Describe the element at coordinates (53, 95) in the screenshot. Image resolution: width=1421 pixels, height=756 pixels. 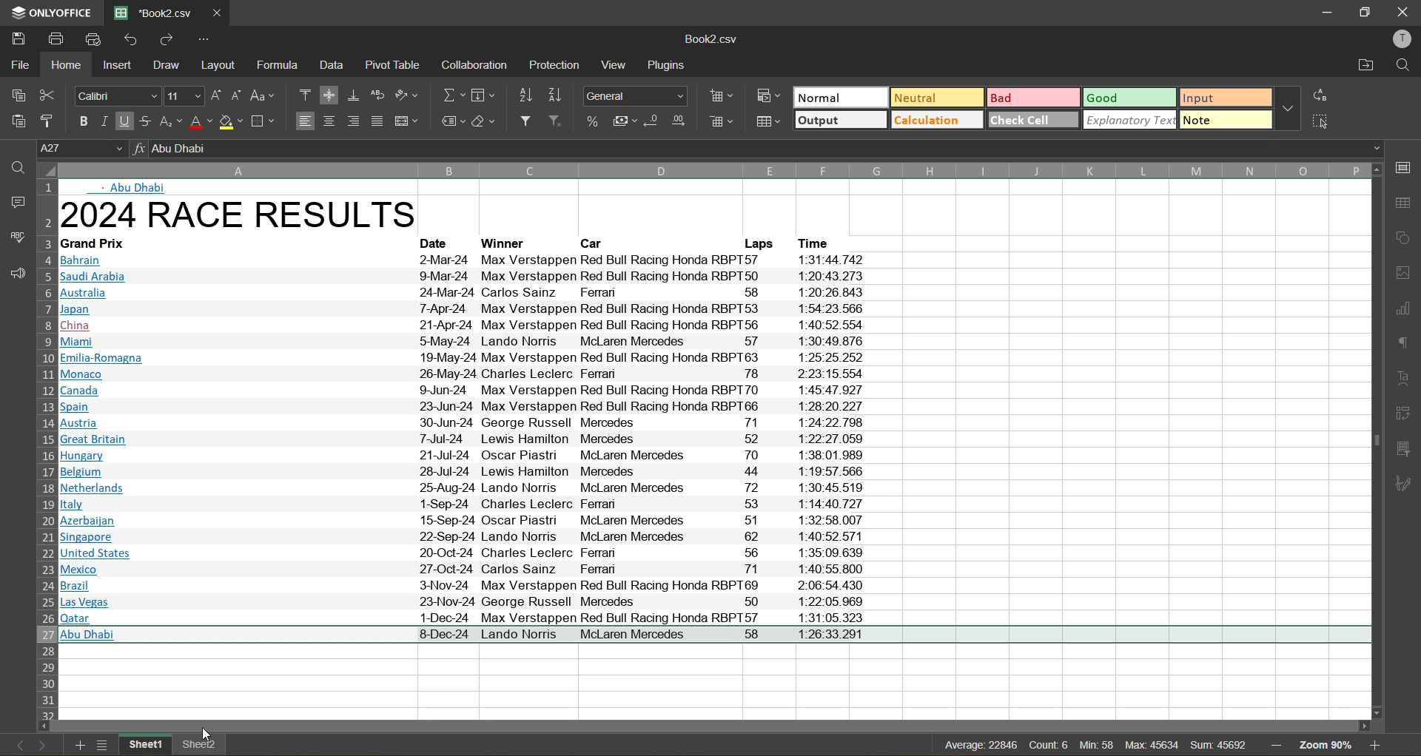
I see `cut` at that location.